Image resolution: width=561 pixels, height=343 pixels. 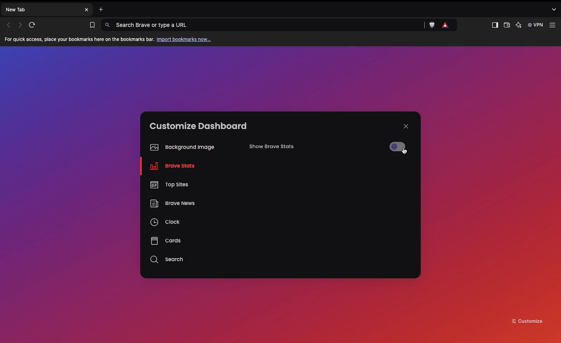 I want to click on Open new tab, so click(x=99, y=9).